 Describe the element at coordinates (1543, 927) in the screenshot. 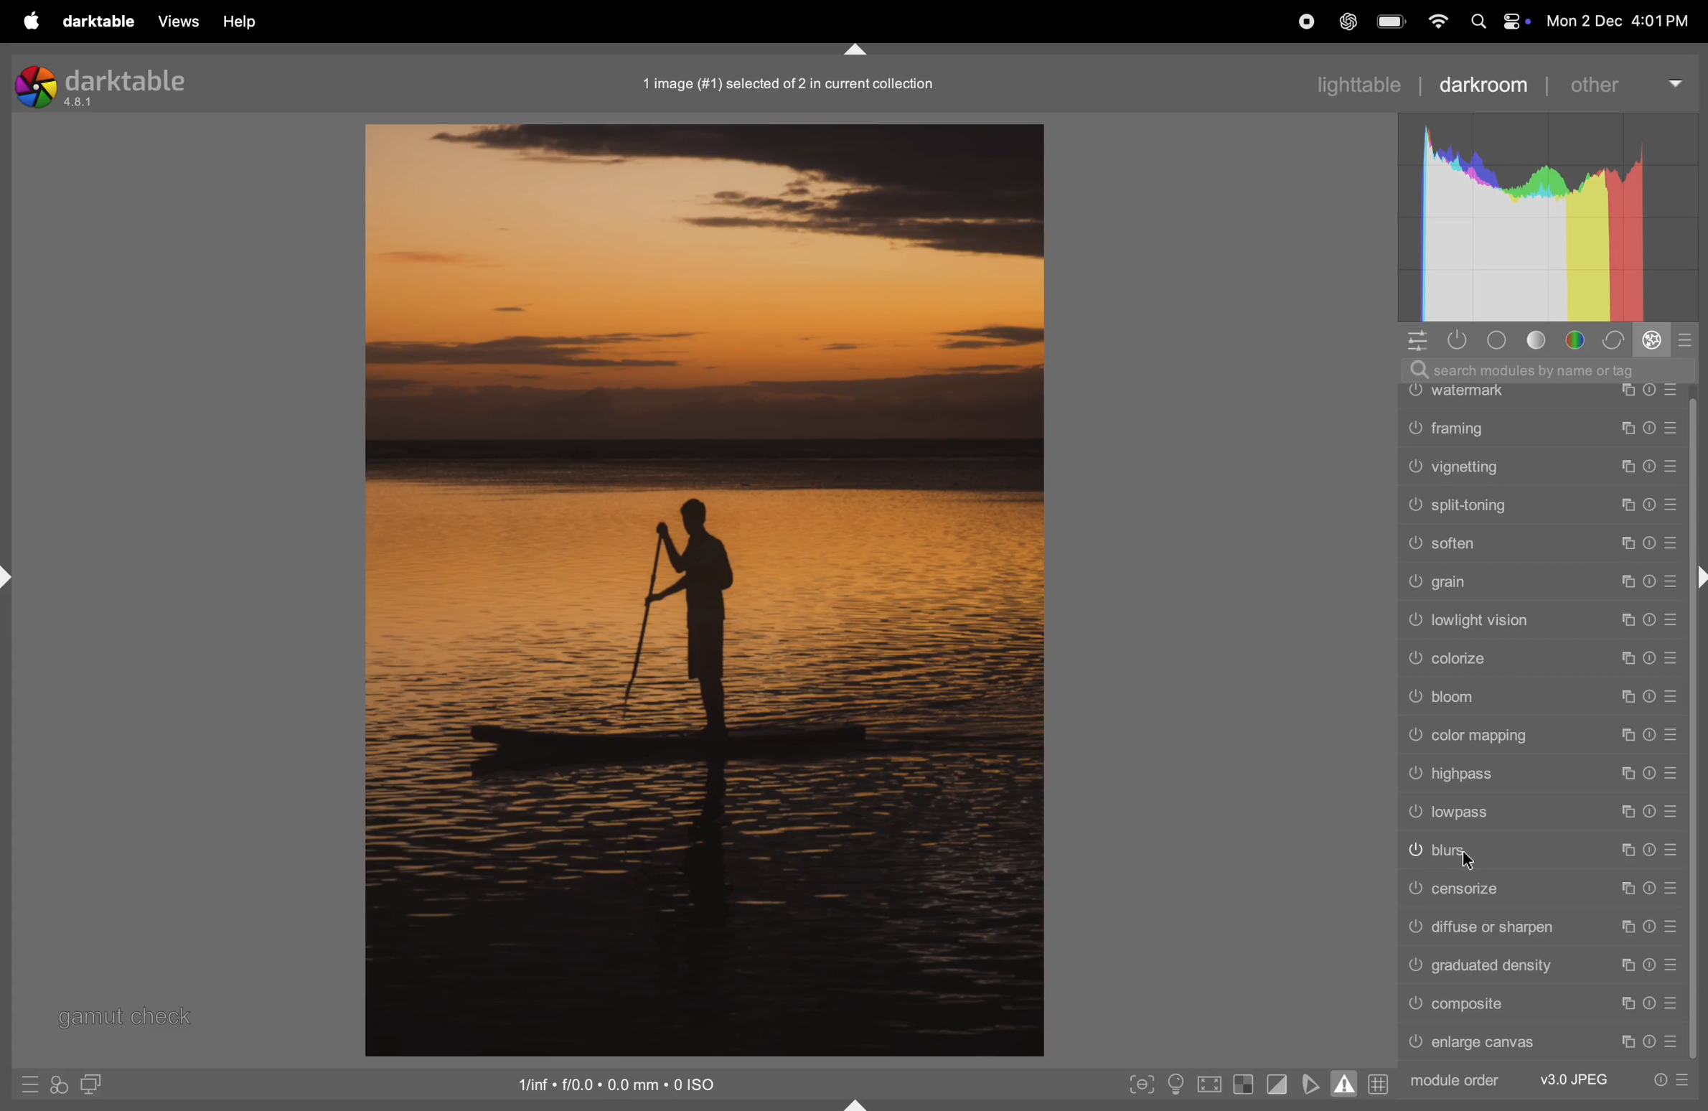

I see `diffuse or sharpen` at that location.